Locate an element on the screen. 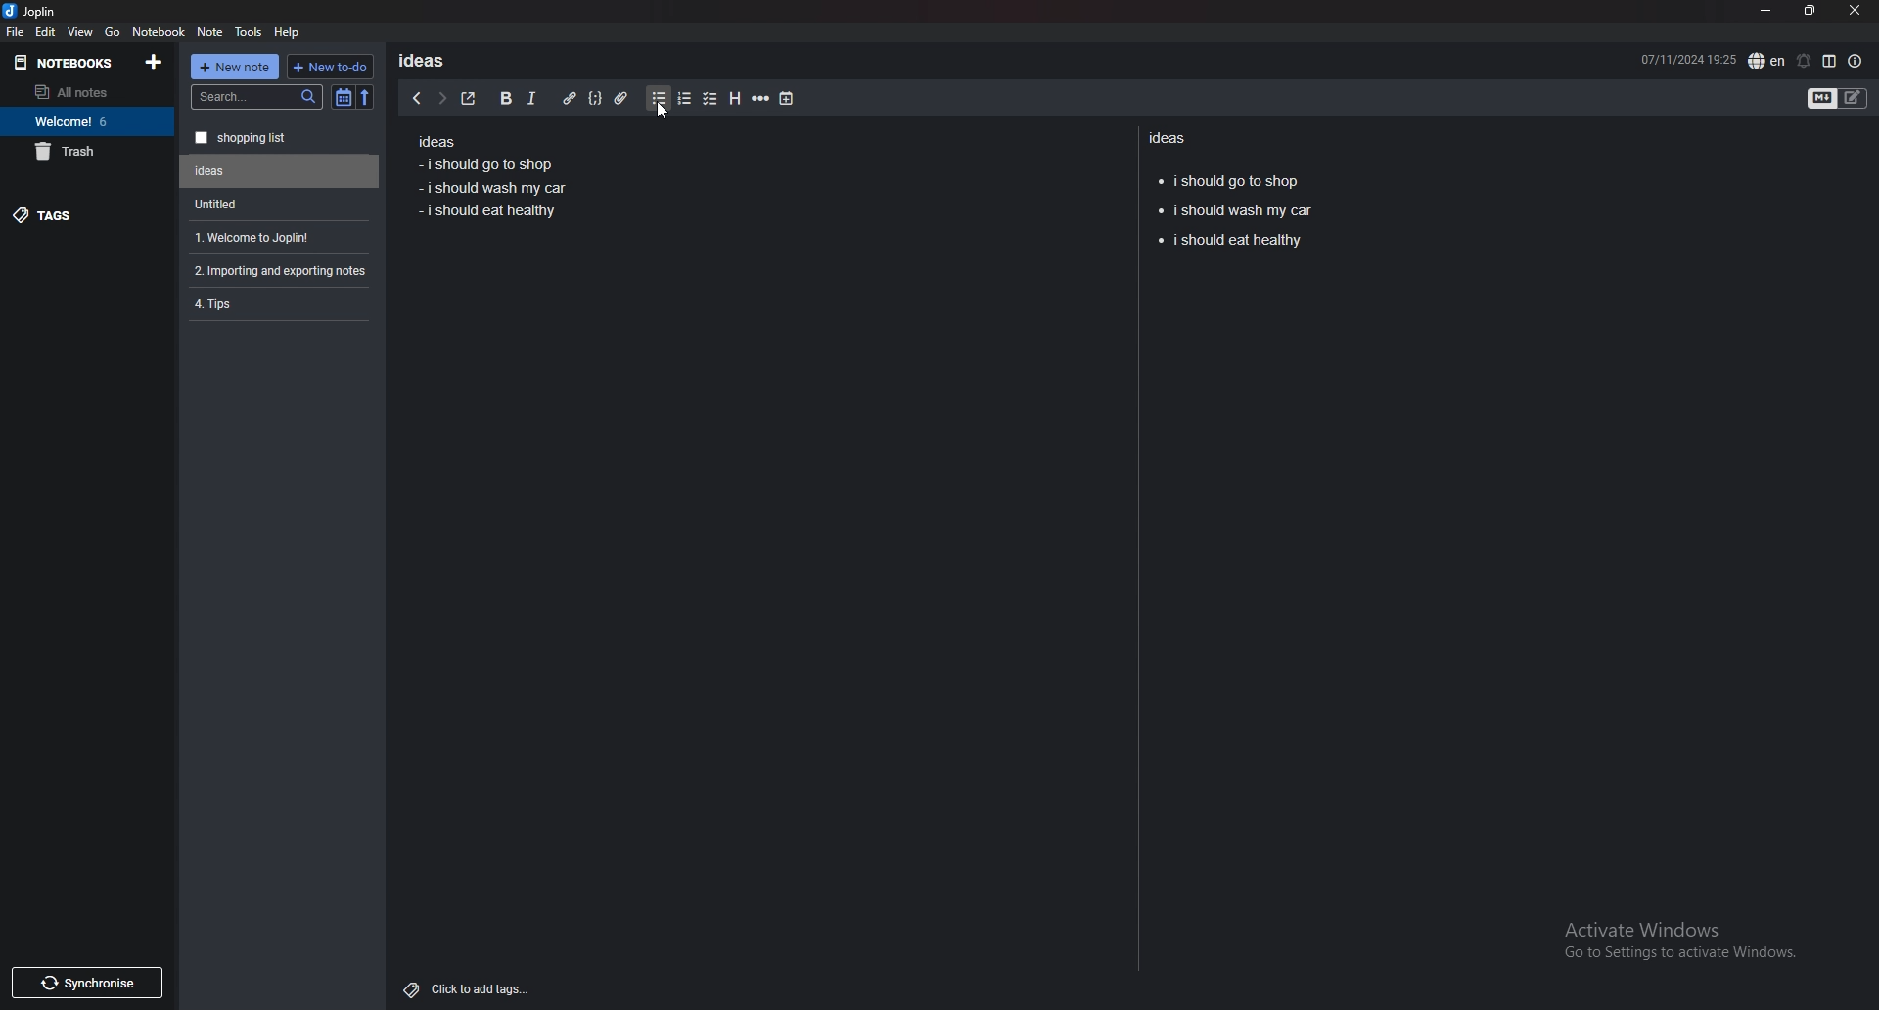 The image size is (1879, 1010). cursor is located at coordinates (661, 114).